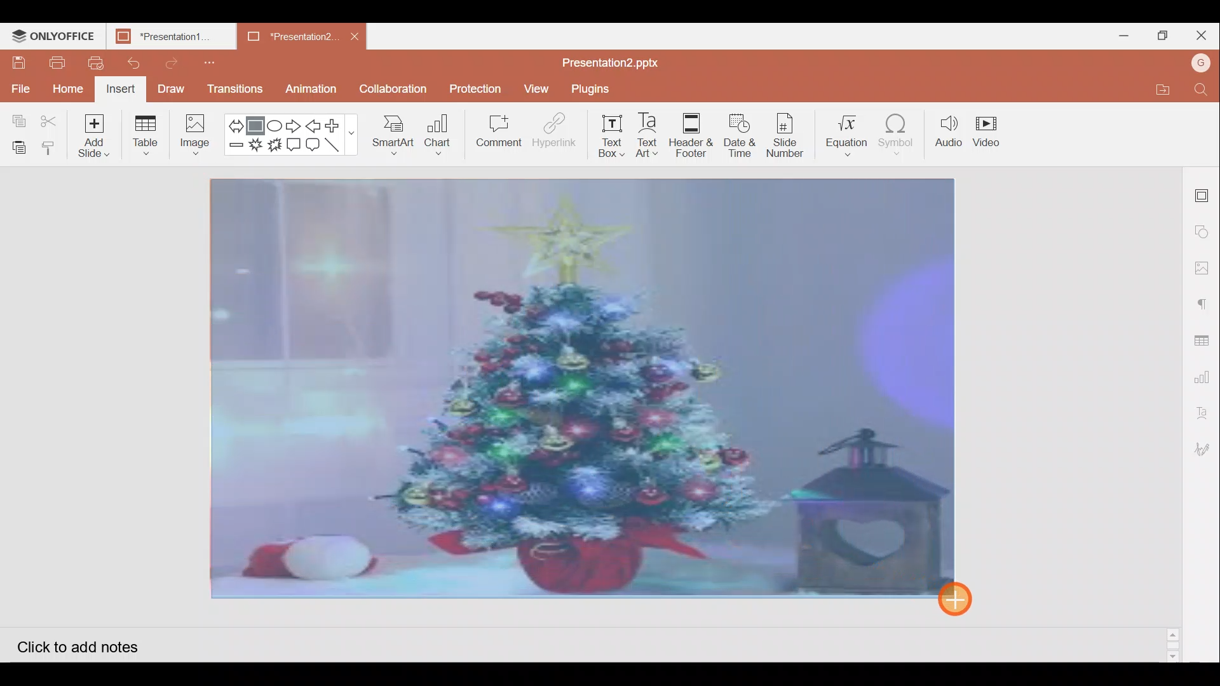 This screenshot has width=1220, height=686. What do you see at coordinates (605, 138) in the screenshot?
I see `Text box` at bounding box center [605, 138].